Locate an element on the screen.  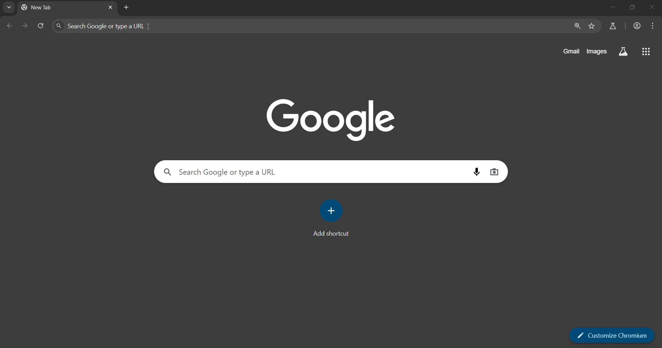
go forward one page is located at coordinates (26, 25).